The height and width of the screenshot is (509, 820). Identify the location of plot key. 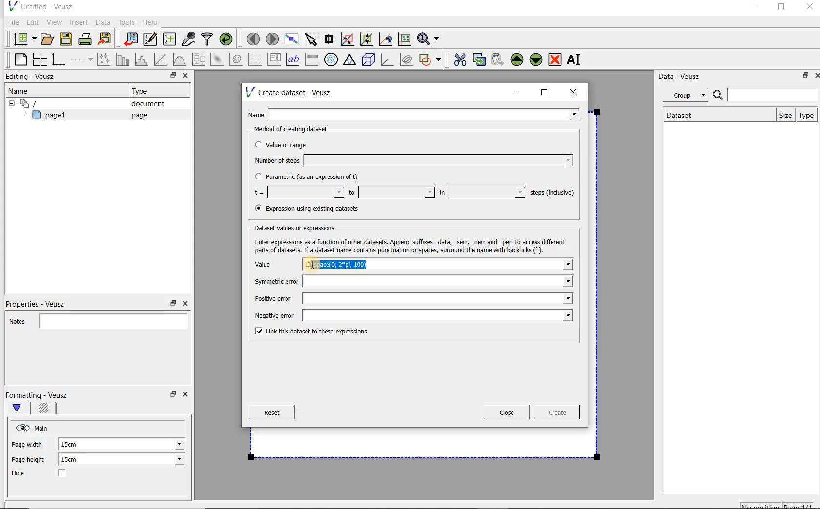
(275, 59).